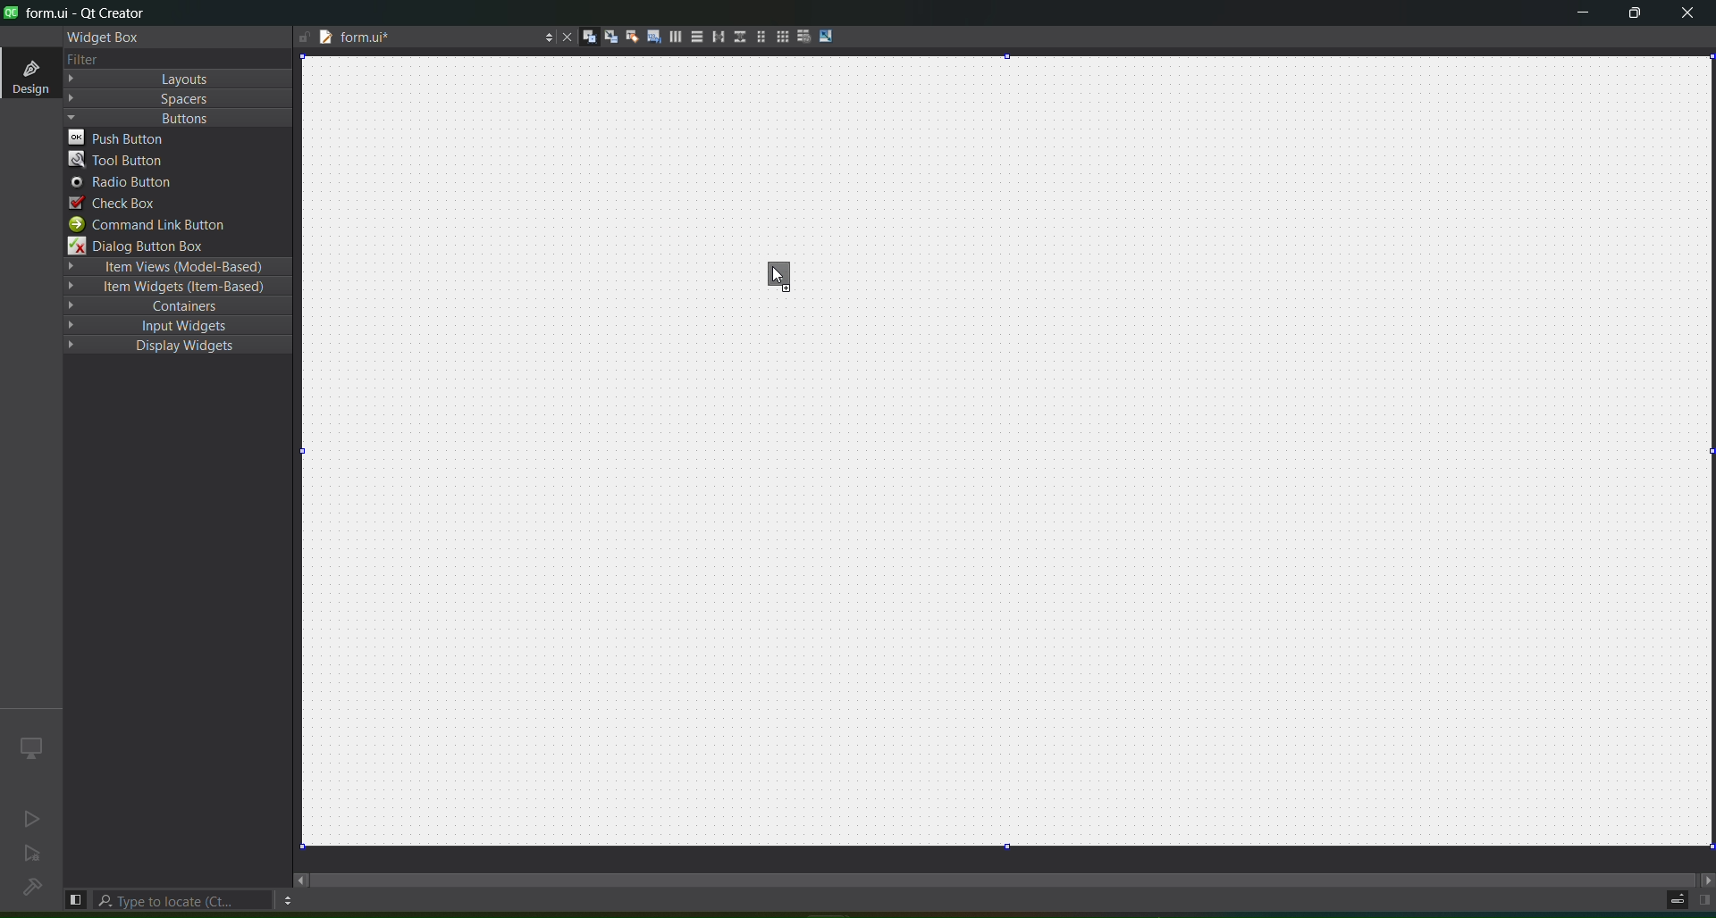 The height and width of the screenshot is (918, 1716). I want to click on layout vertical splitter, so click(737, 38).